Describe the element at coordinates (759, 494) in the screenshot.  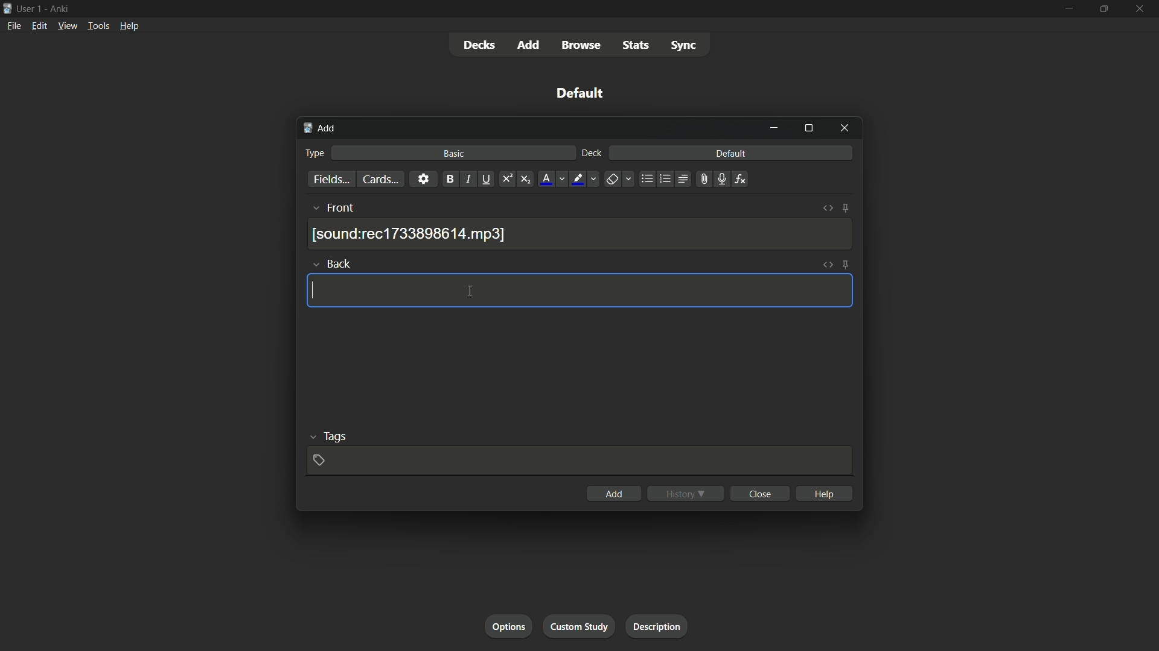
I see `close` at that location.